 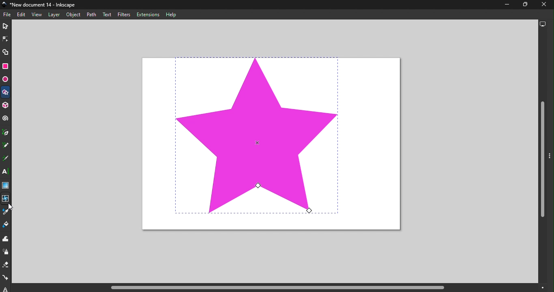 I want to click on 3D box tool, so click(x=6, y=106).